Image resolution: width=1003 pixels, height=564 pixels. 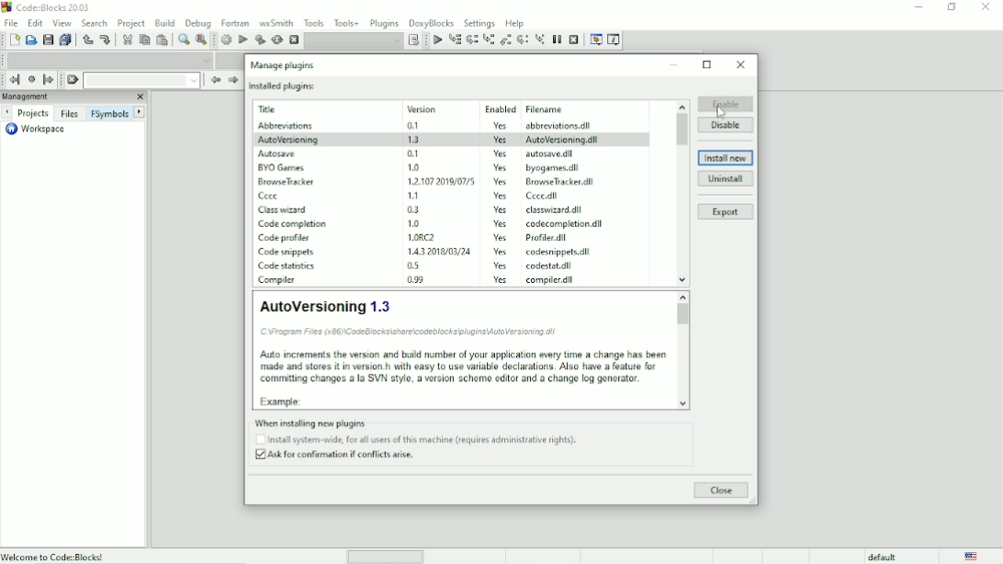 What do you see at coordinates (33, 113) in the screenshot?
I see `Projects` at bounding box center [33, 113].